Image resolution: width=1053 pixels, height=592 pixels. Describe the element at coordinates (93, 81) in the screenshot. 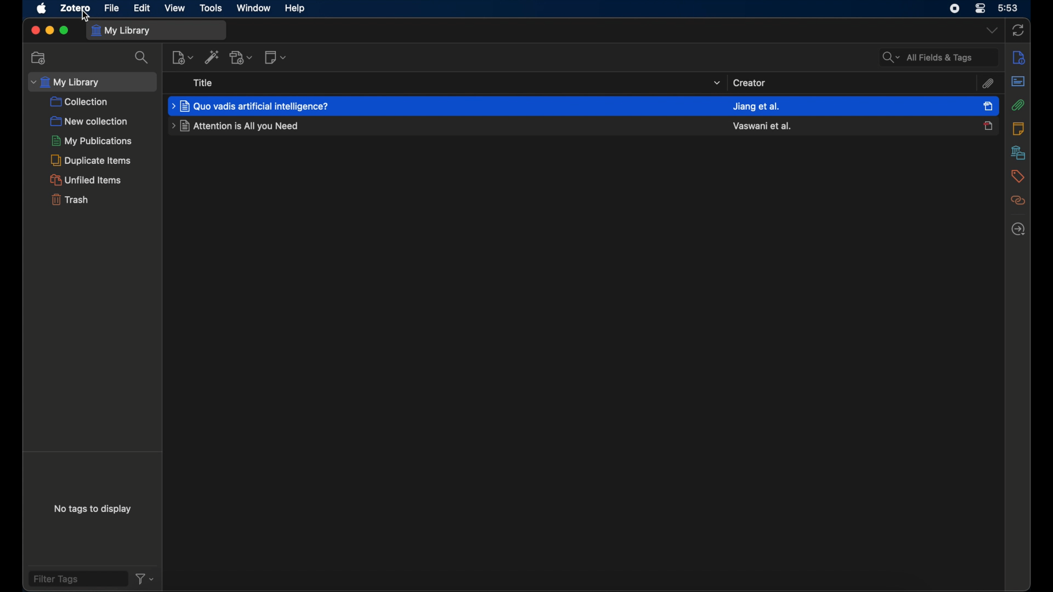

I see `my library` at that location.